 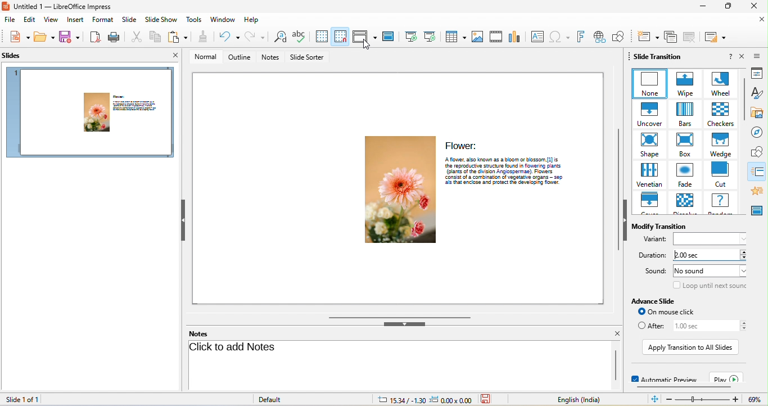 I want to click on no sound, so click(x=711, y=270).